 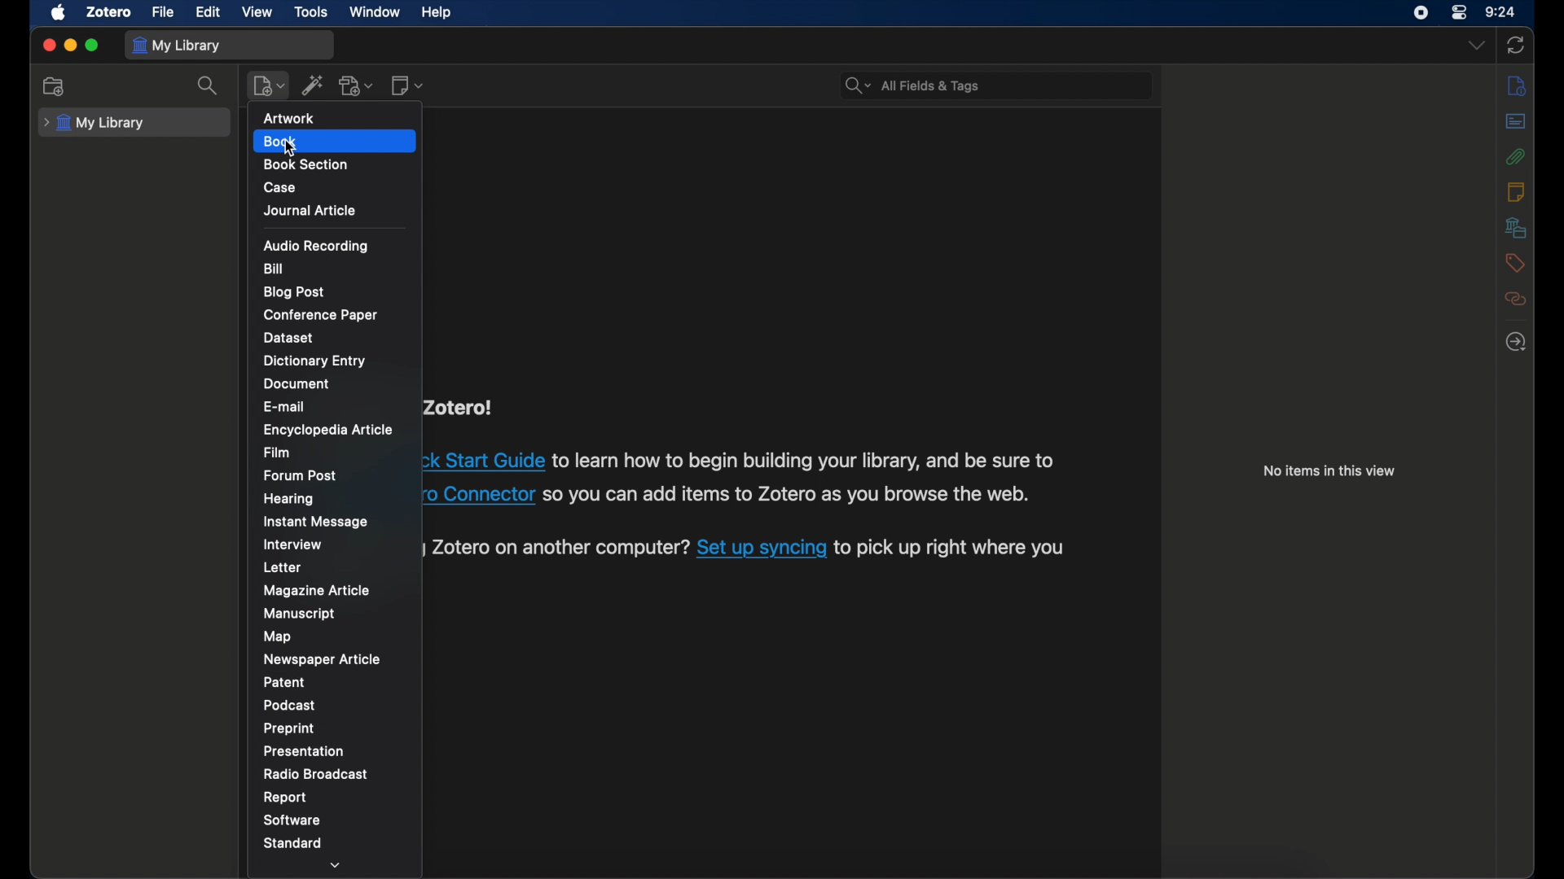 I want to click on search, so click(x=209, y=86).